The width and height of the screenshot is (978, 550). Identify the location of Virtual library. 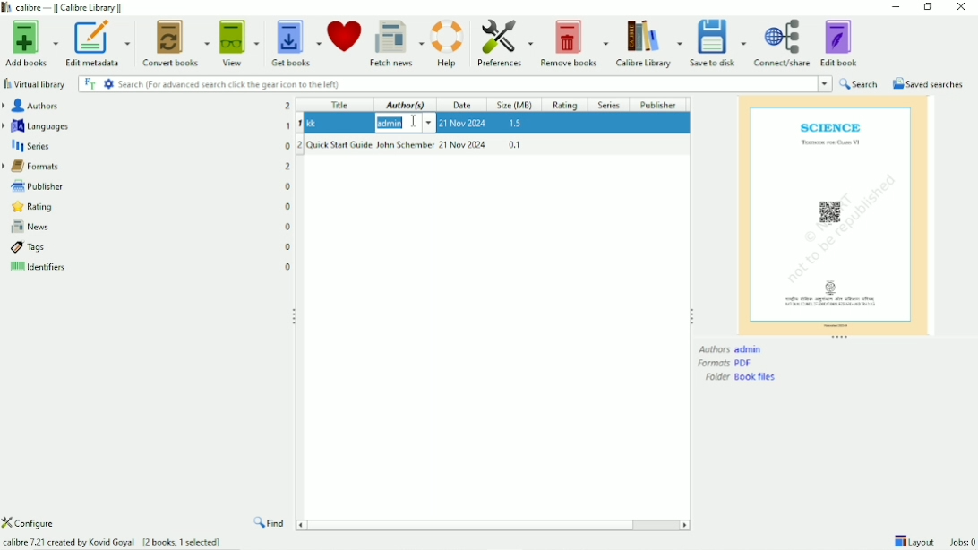
(34, 84).